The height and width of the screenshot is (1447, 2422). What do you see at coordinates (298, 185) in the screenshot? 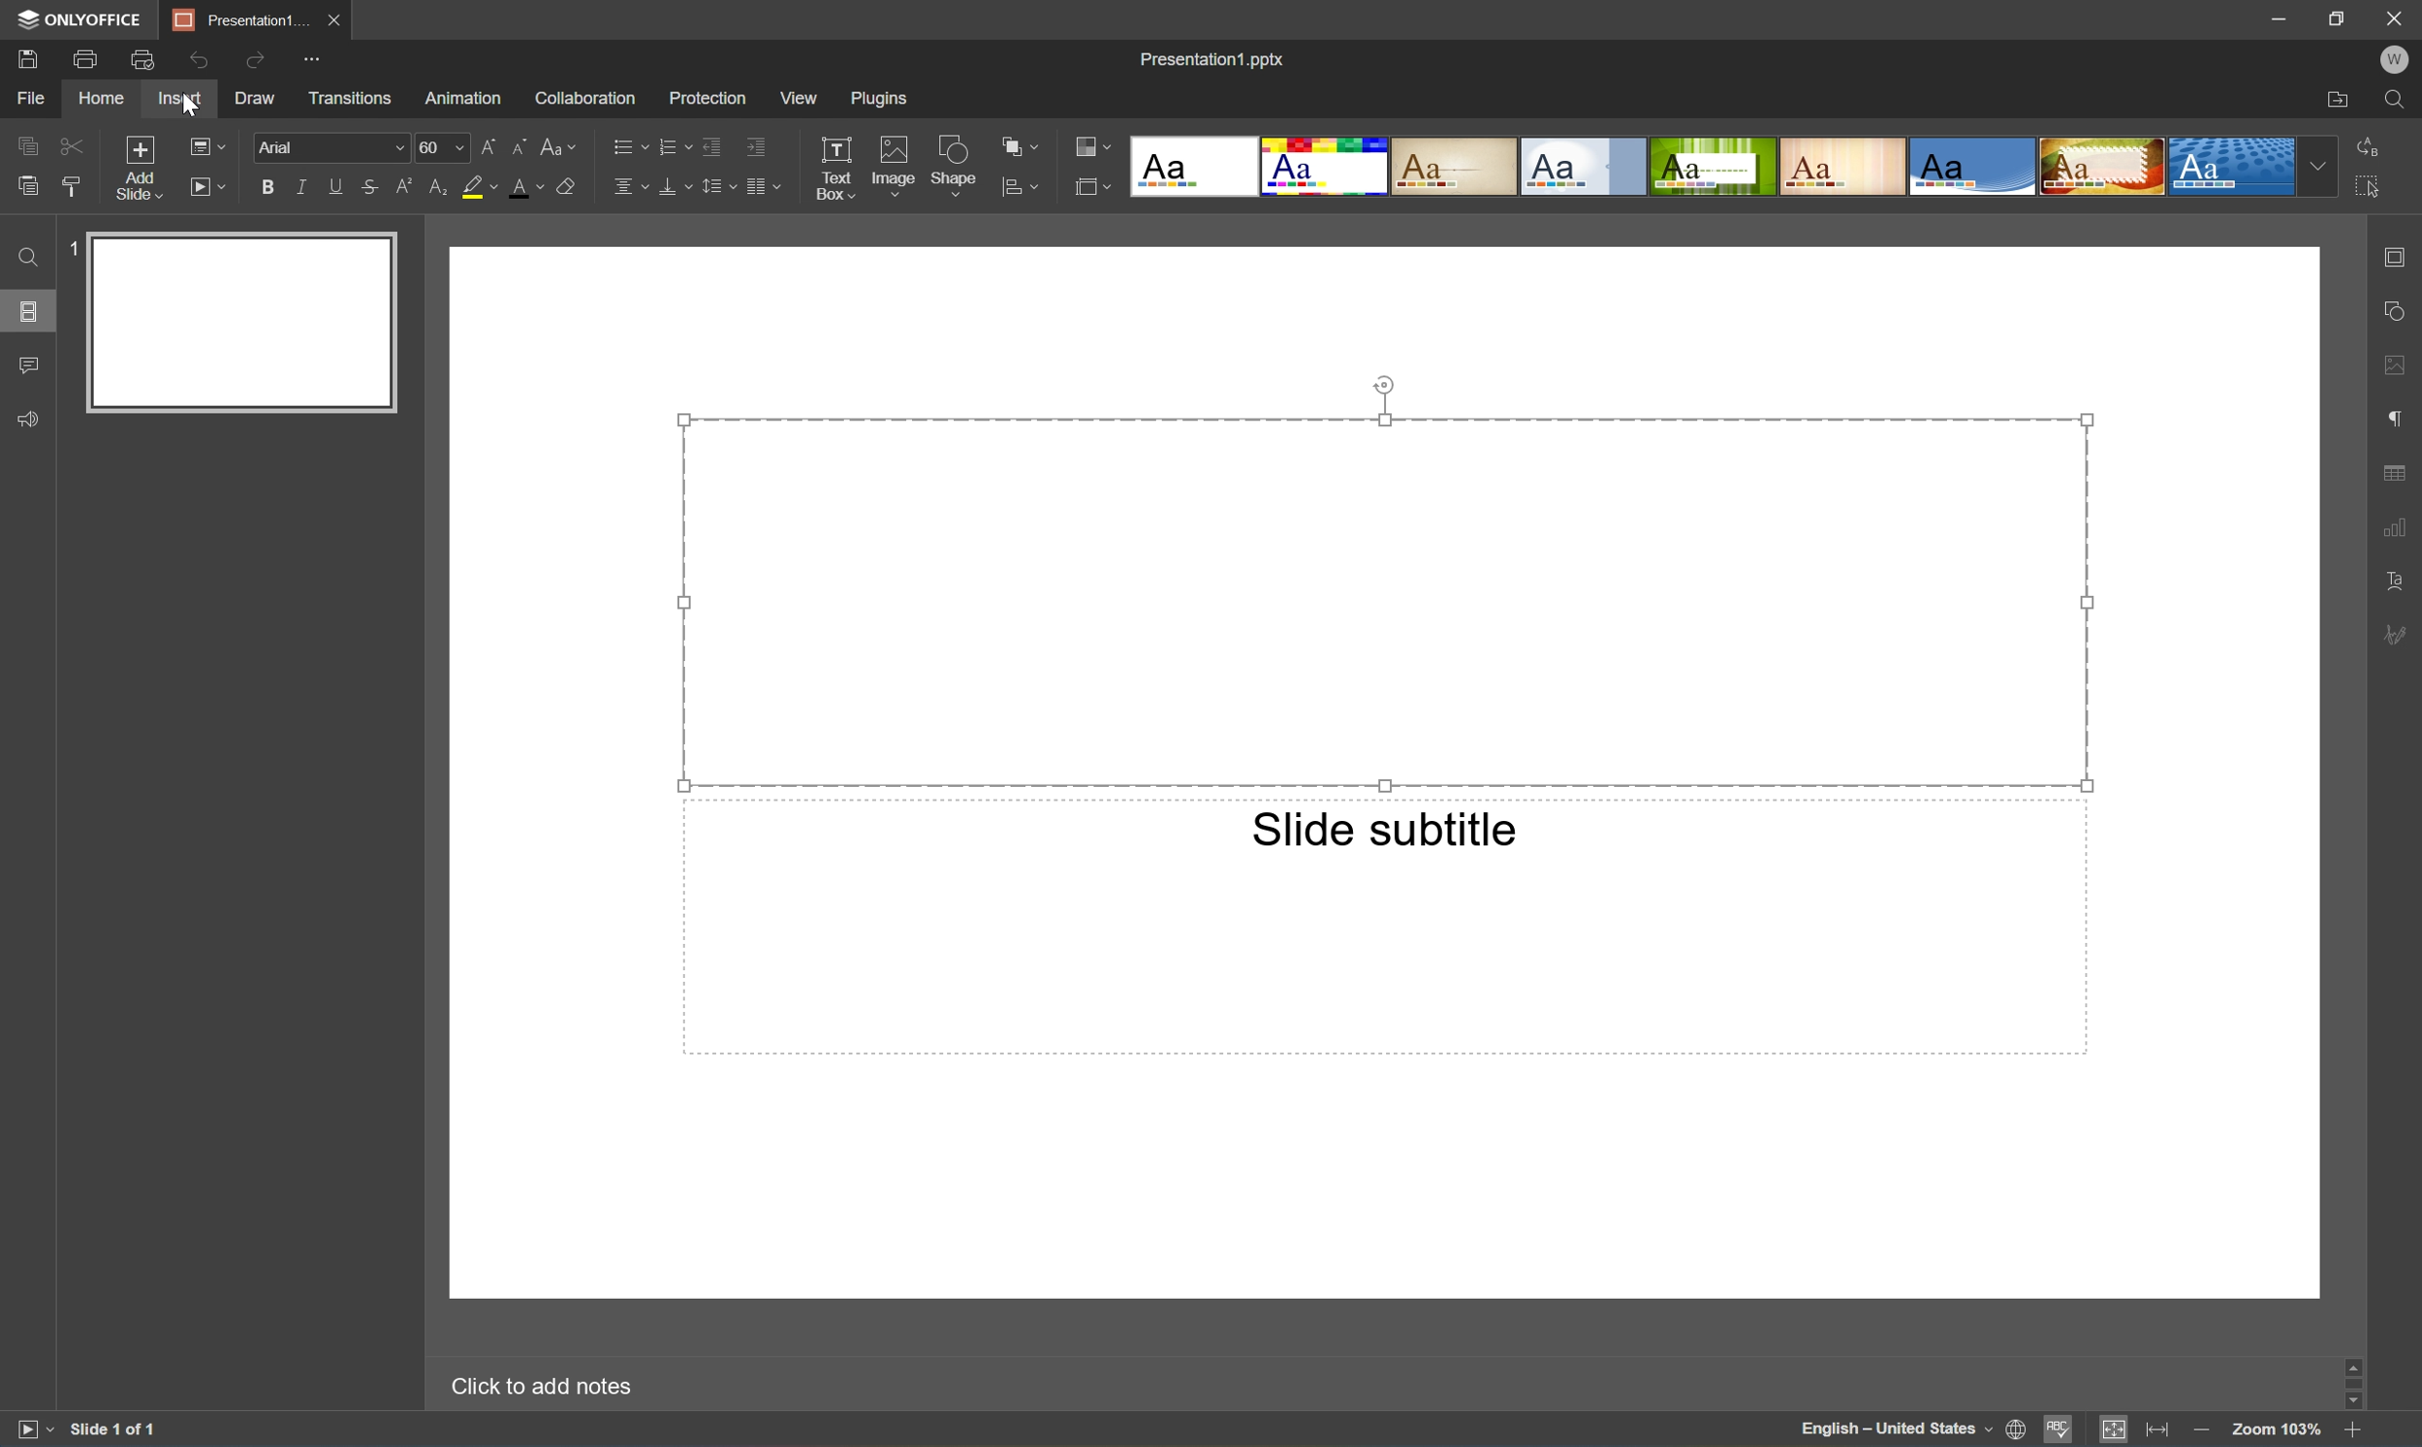
I see `Italic` at bounding box center [298, 185].